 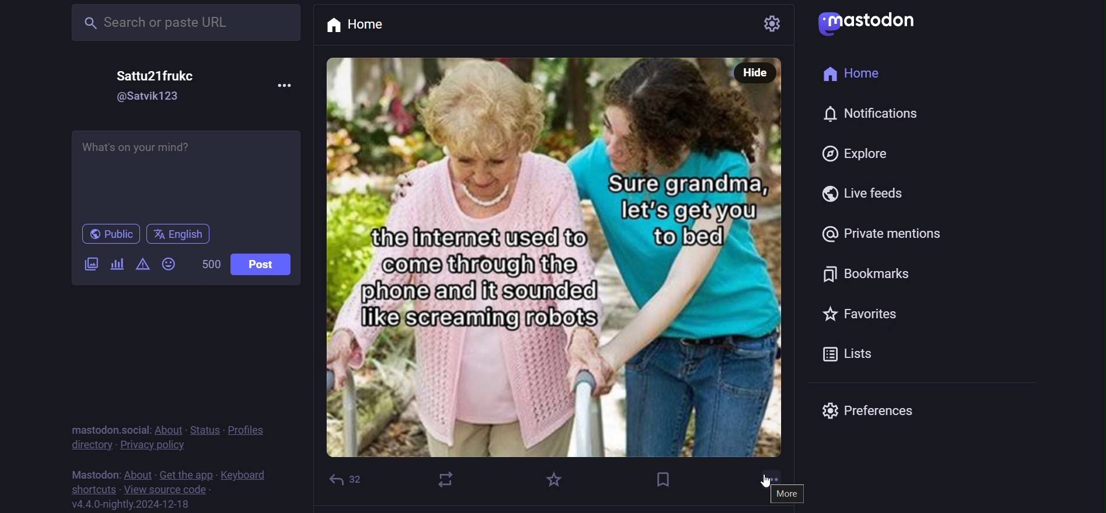 I want to click on word limit, so click(x=210, y=263).